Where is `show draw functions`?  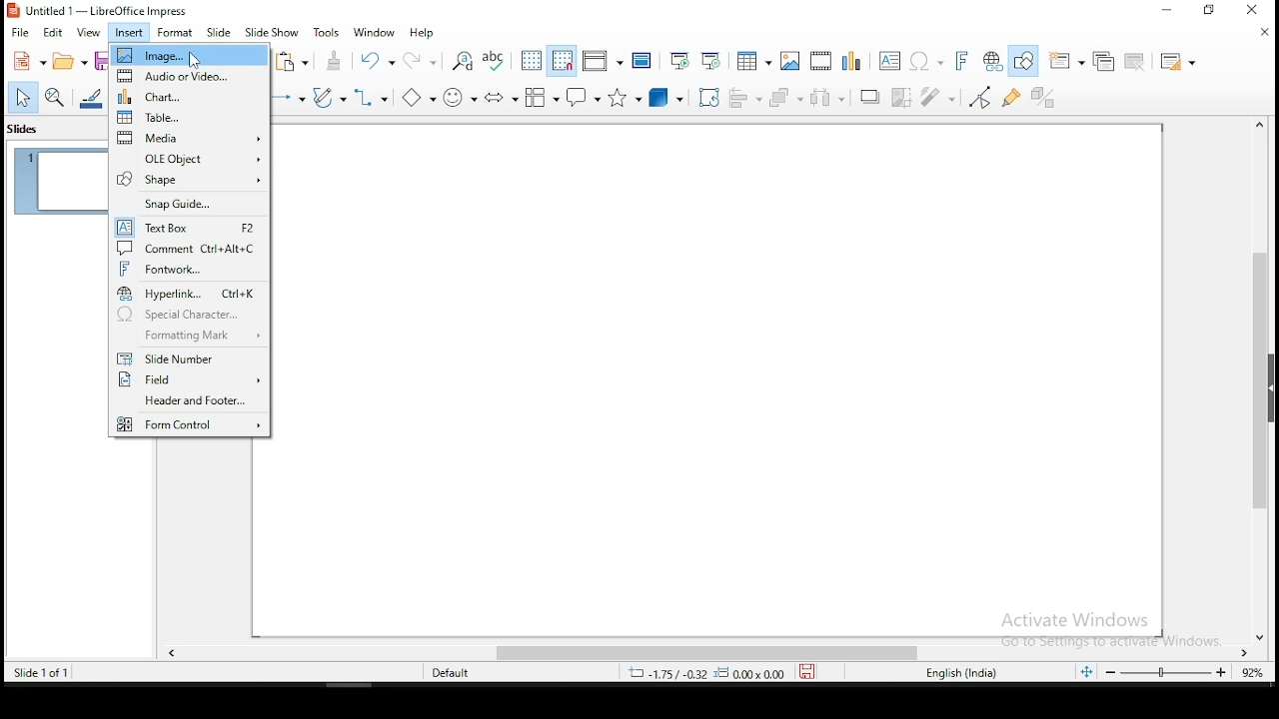 show draw functions is located at coordinates (1027, 62).